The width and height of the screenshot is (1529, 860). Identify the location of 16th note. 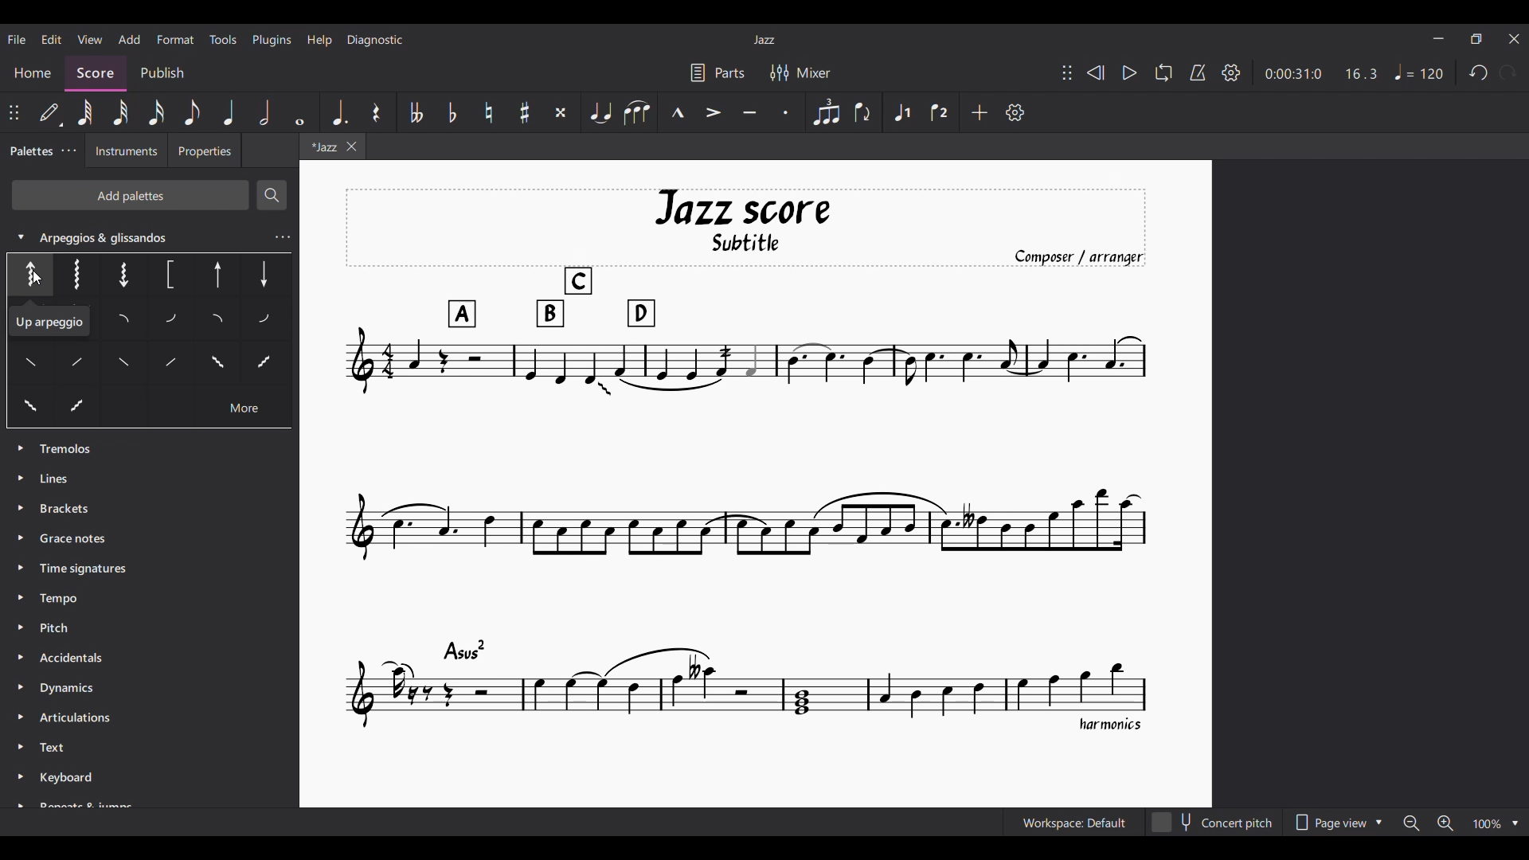
(154, 110).